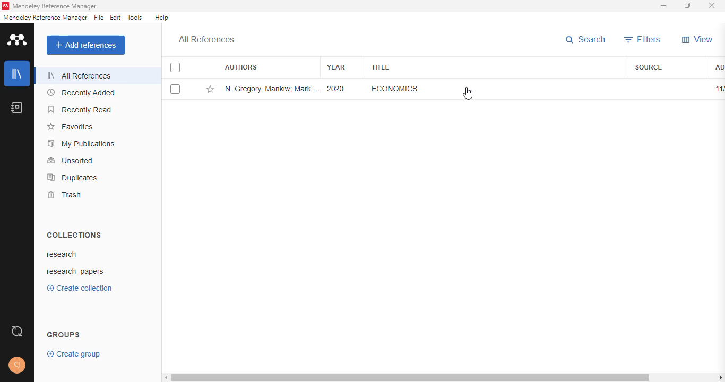 Image resolution: width=725 pixels, height=382 pixels. I want to click on create group, so click(74, 354).